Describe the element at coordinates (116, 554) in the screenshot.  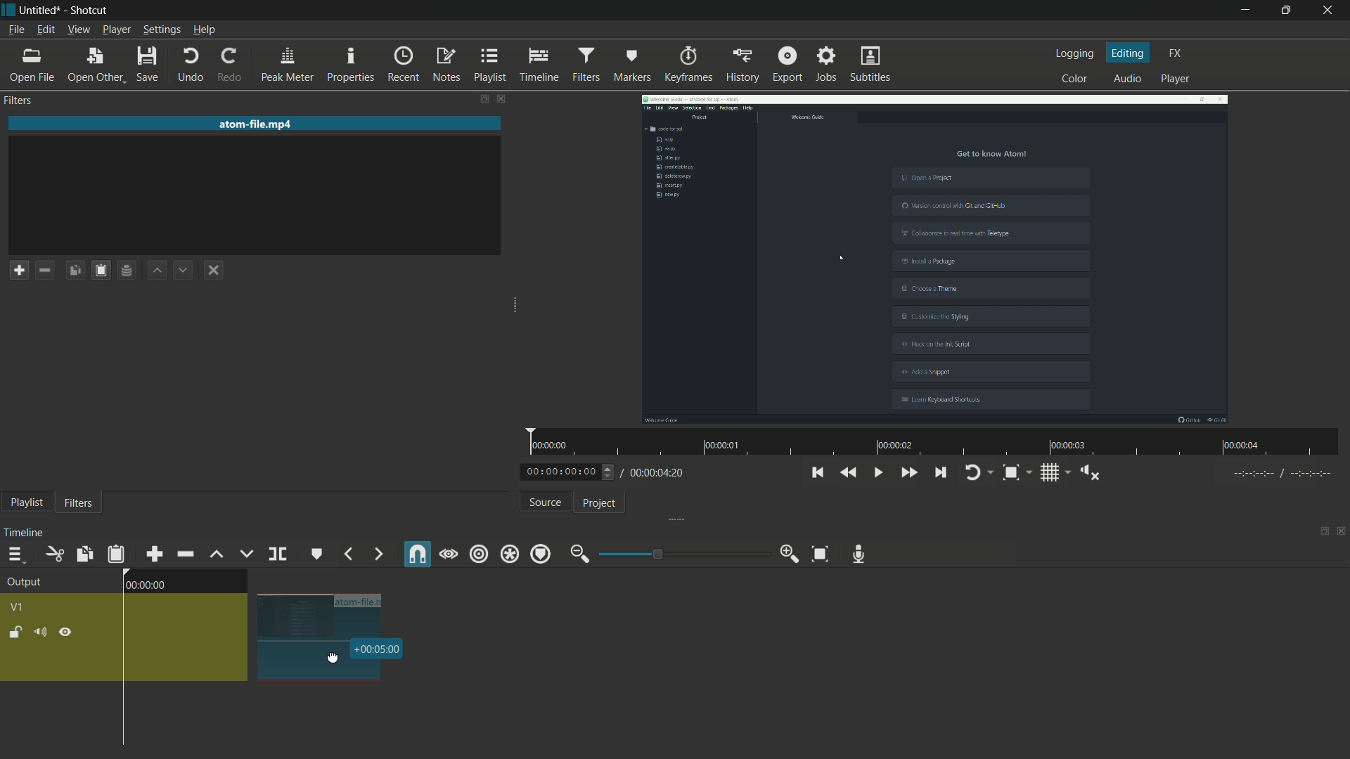
I see `paste` at that location.